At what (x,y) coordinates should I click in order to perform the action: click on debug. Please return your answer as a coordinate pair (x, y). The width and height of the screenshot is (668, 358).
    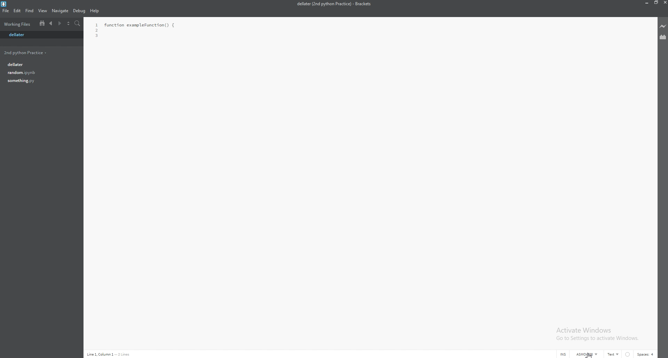
    Looking at the image, I should click on (79, 11).